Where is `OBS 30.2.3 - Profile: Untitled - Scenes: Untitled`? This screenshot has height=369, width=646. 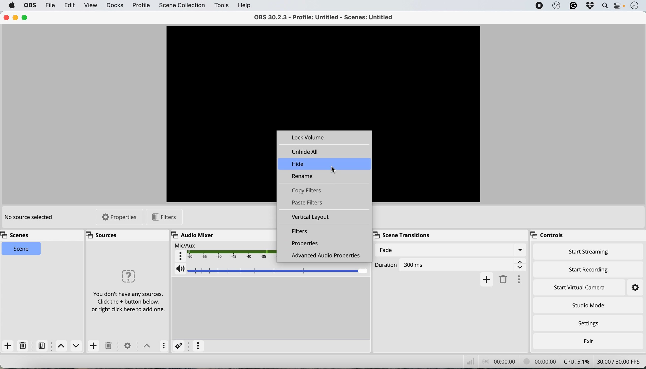
OBS 30.2.3 - Profile: Untitled - Scenes: Untitled is located at coordinates (322, 17).